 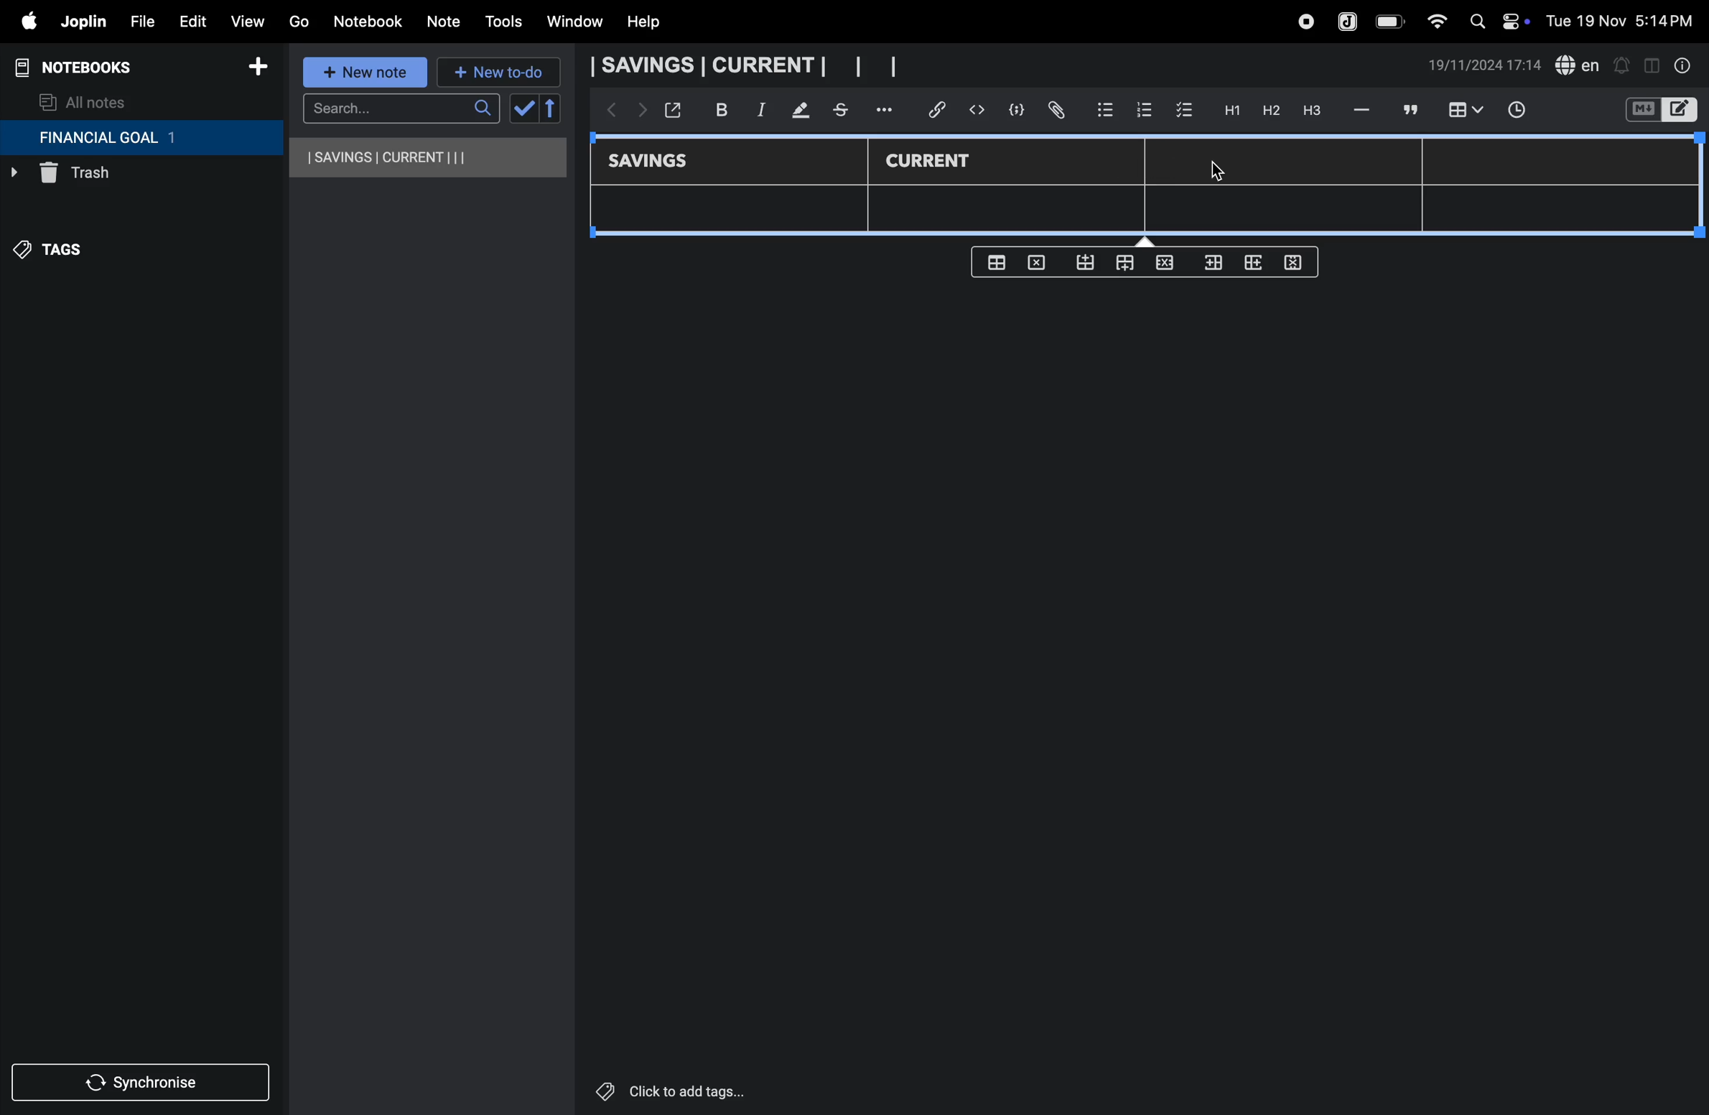 I want to click on apple menu, so click(x=22, y=21).